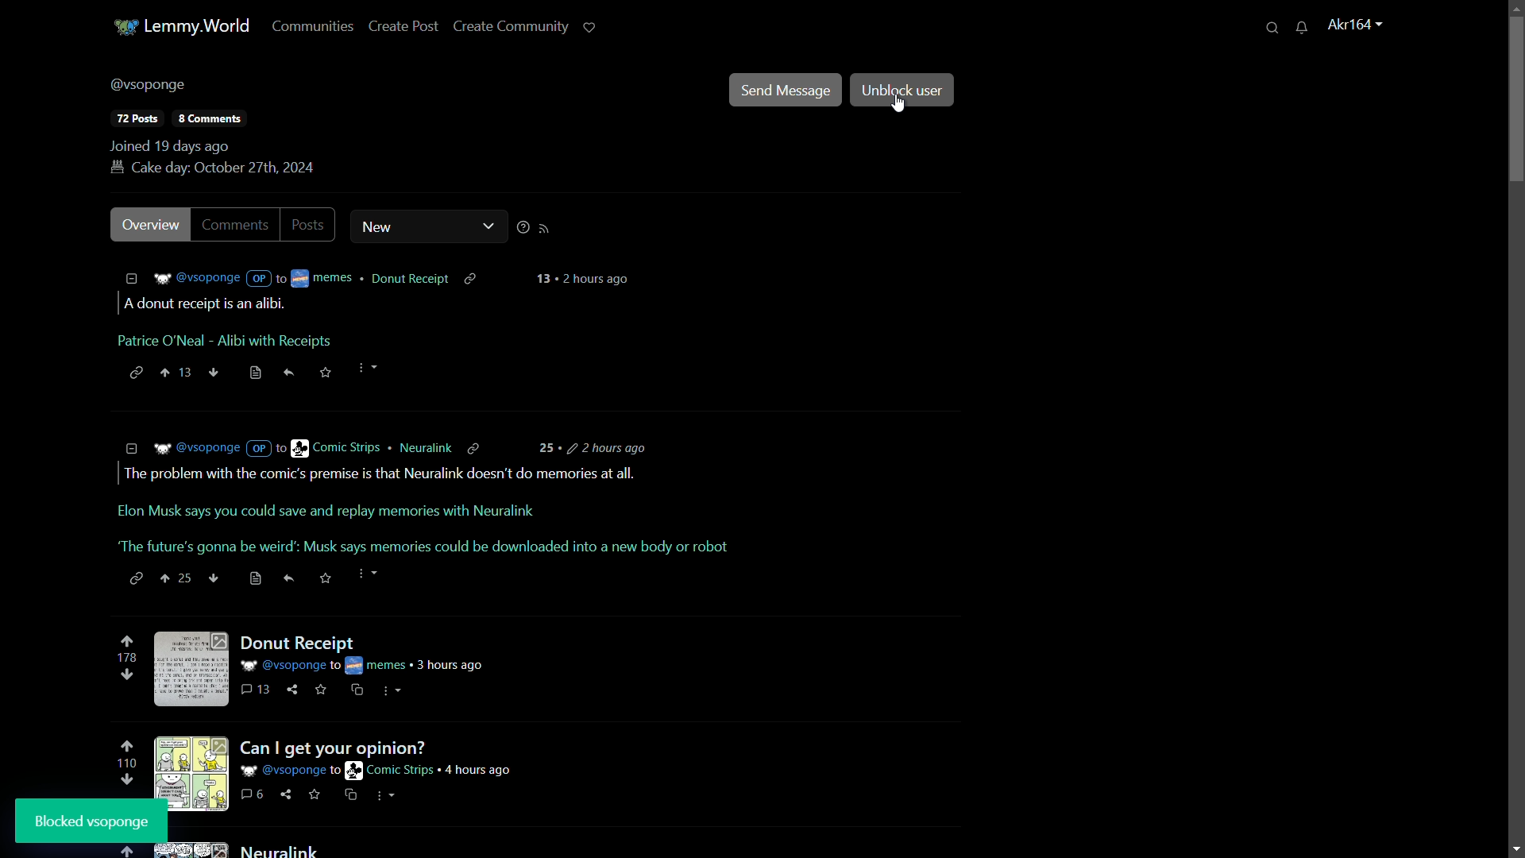 The width and height of the screenshot is (1525, 858). Describe the element at coordinates (292, 578) in the screenshot. I see `share` at that location.